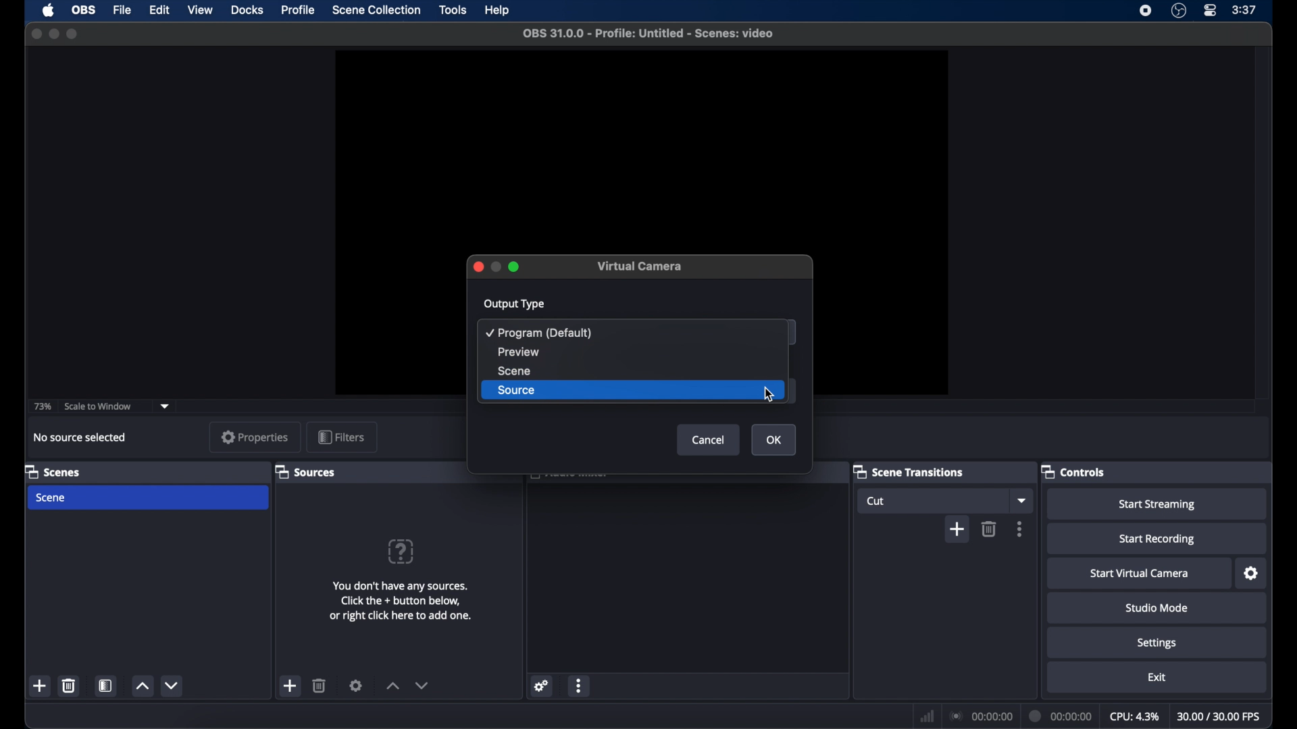 The height and width of the screenshot is (729, 1297). Describe the element at coordinates (773, 441) in the screenshot. I see `OK` at that location.